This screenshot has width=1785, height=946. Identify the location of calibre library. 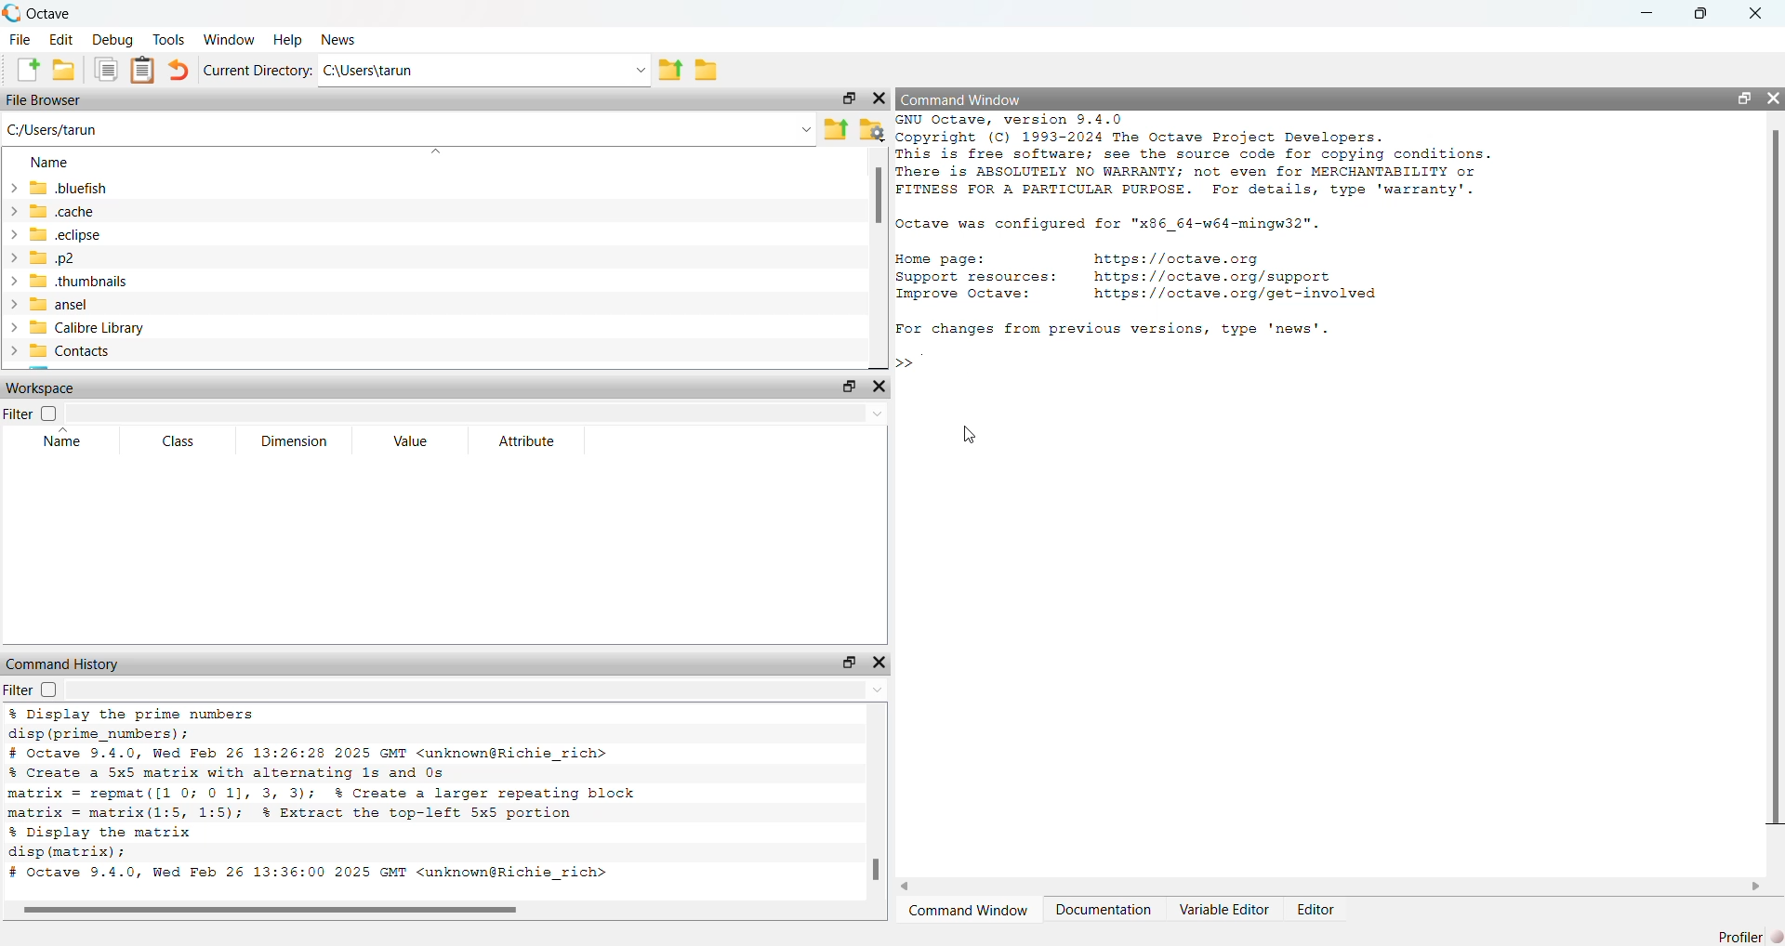
(94, 326).